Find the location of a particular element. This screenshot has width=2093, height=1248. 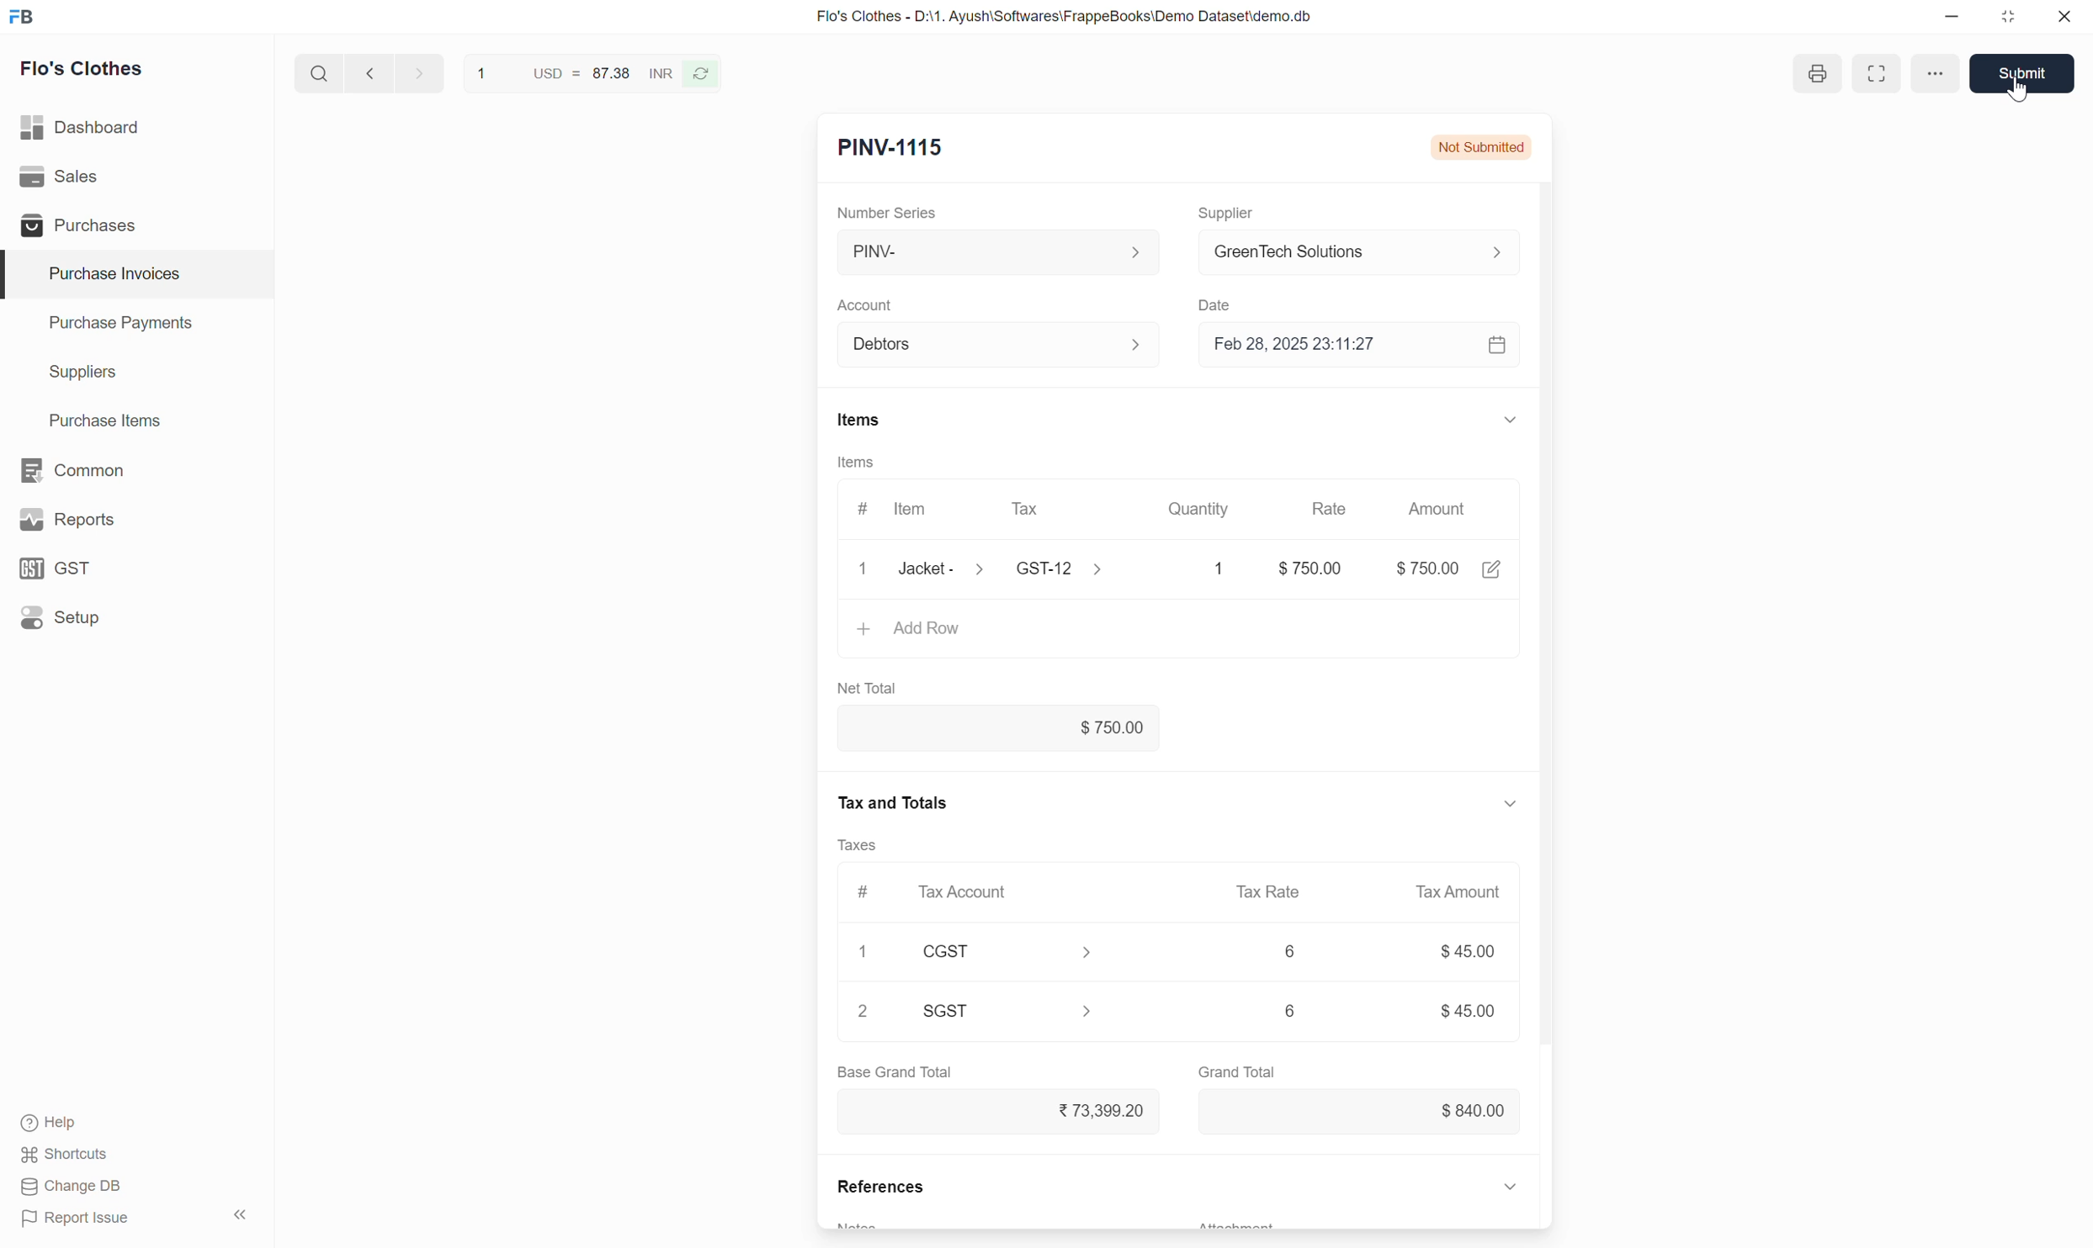

Add Row is located at coordinates (1179, 631).